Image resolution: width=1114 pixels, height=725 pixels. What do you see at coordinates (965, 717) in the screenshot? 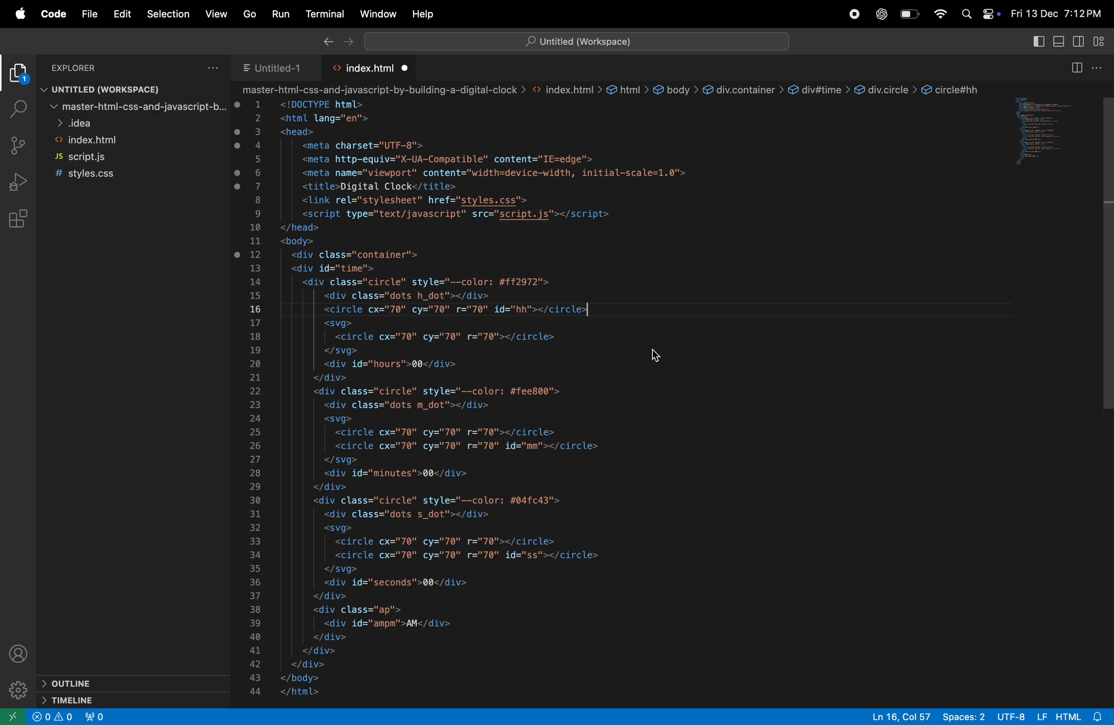
I see `spaces 2` at bounding box center [965, 717].